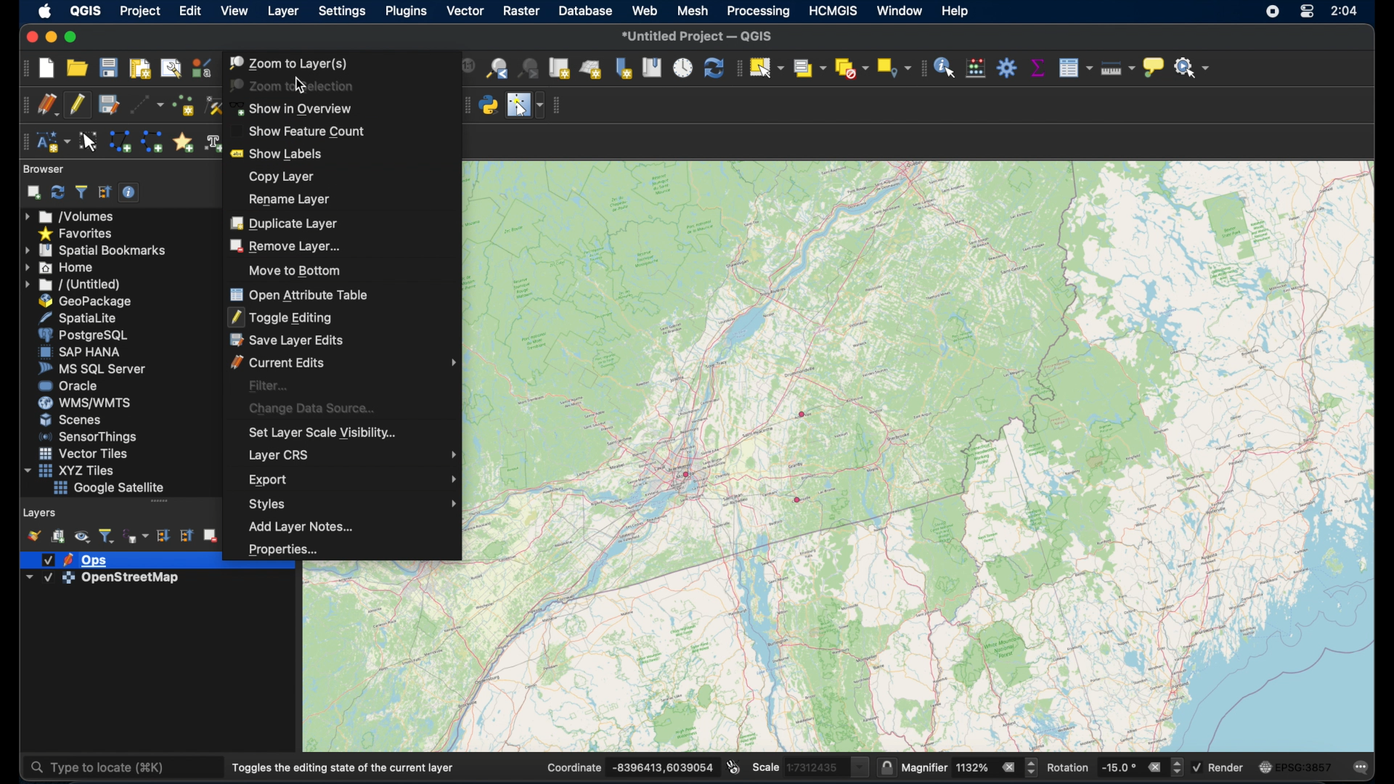  I want to click on style manager, so click(201, 68).